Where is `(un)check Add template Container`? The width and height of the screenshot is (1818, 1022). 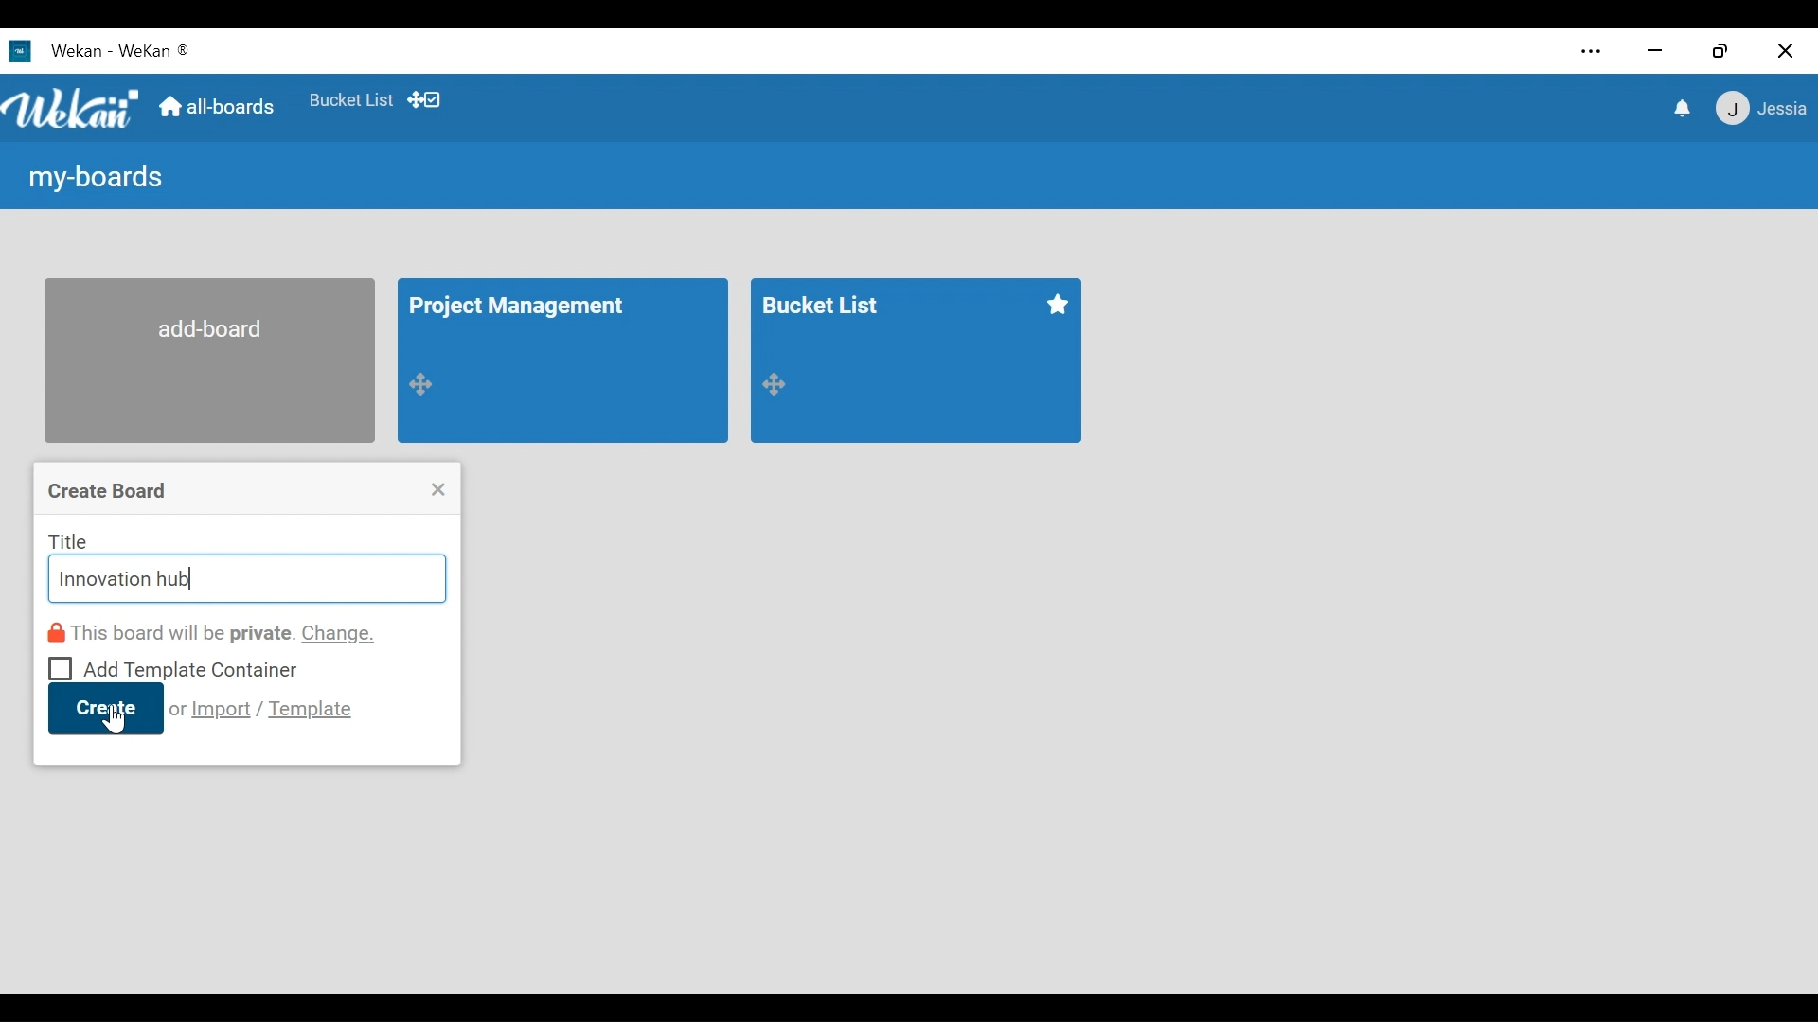
(un)check Add template Container is located at coordinates (174, 666).